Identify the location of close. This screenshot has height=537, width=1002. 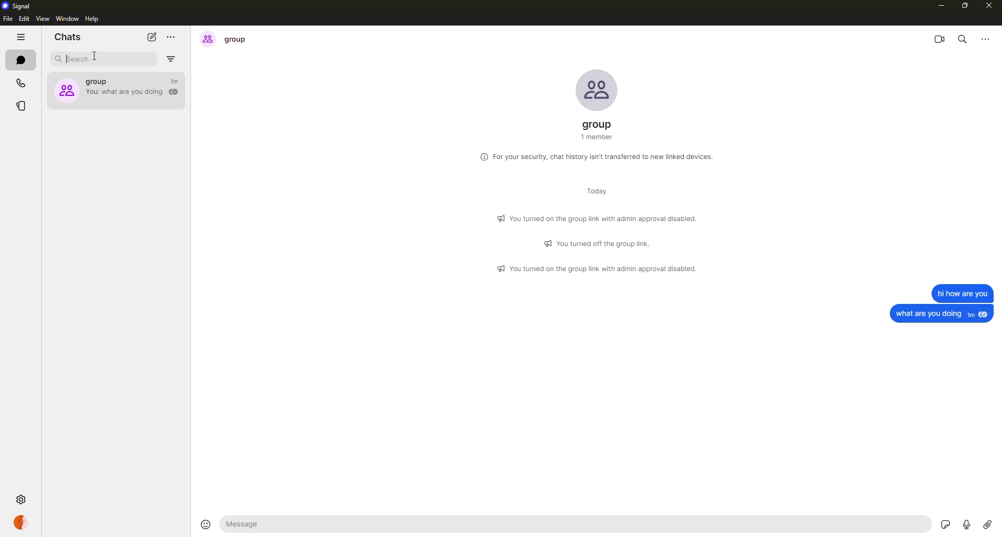
(991, 7).